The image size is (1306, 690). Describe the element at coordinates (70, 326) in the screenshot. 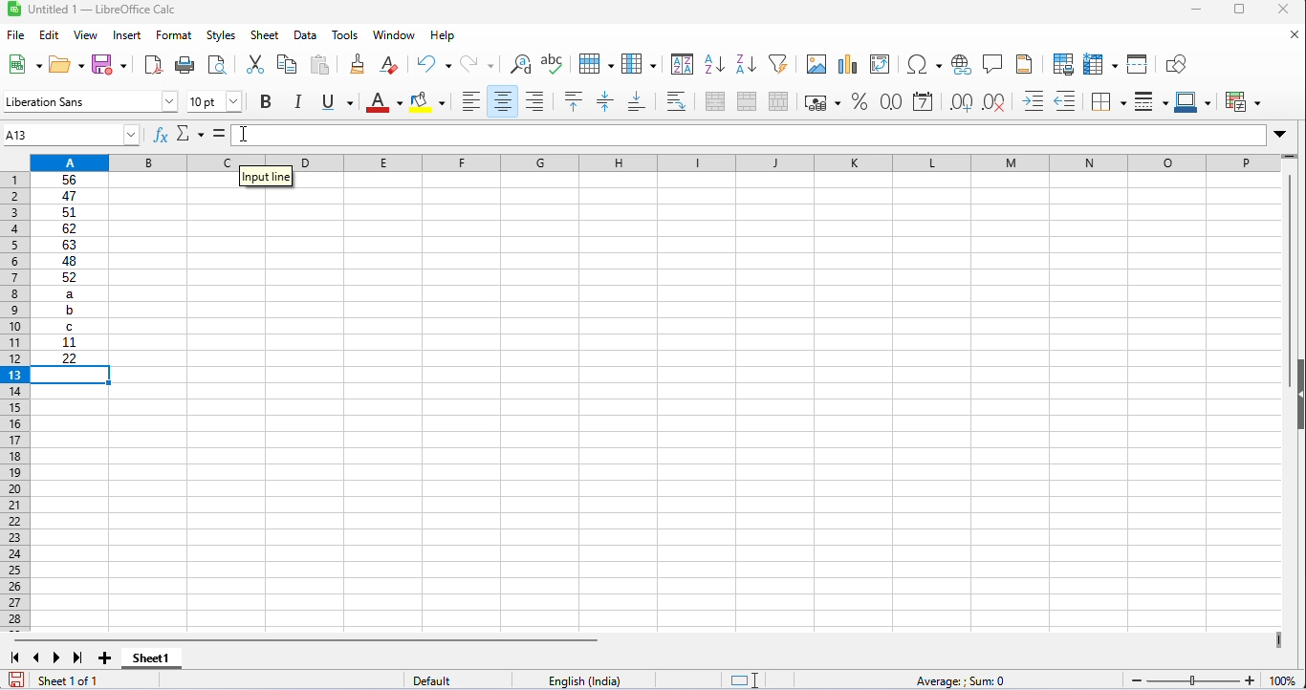

I see `C` at that location.